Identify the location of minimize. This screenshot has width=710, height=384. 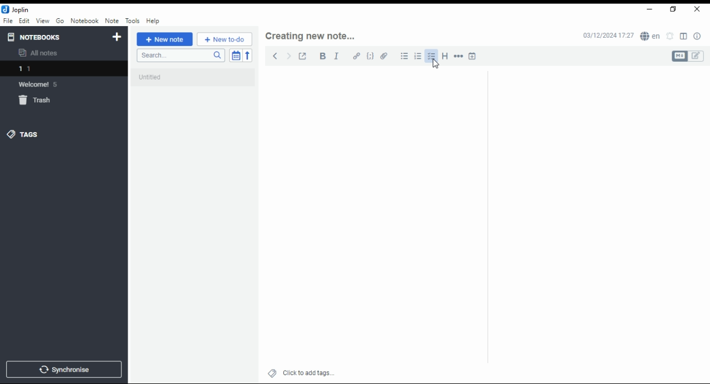
(649, 9).